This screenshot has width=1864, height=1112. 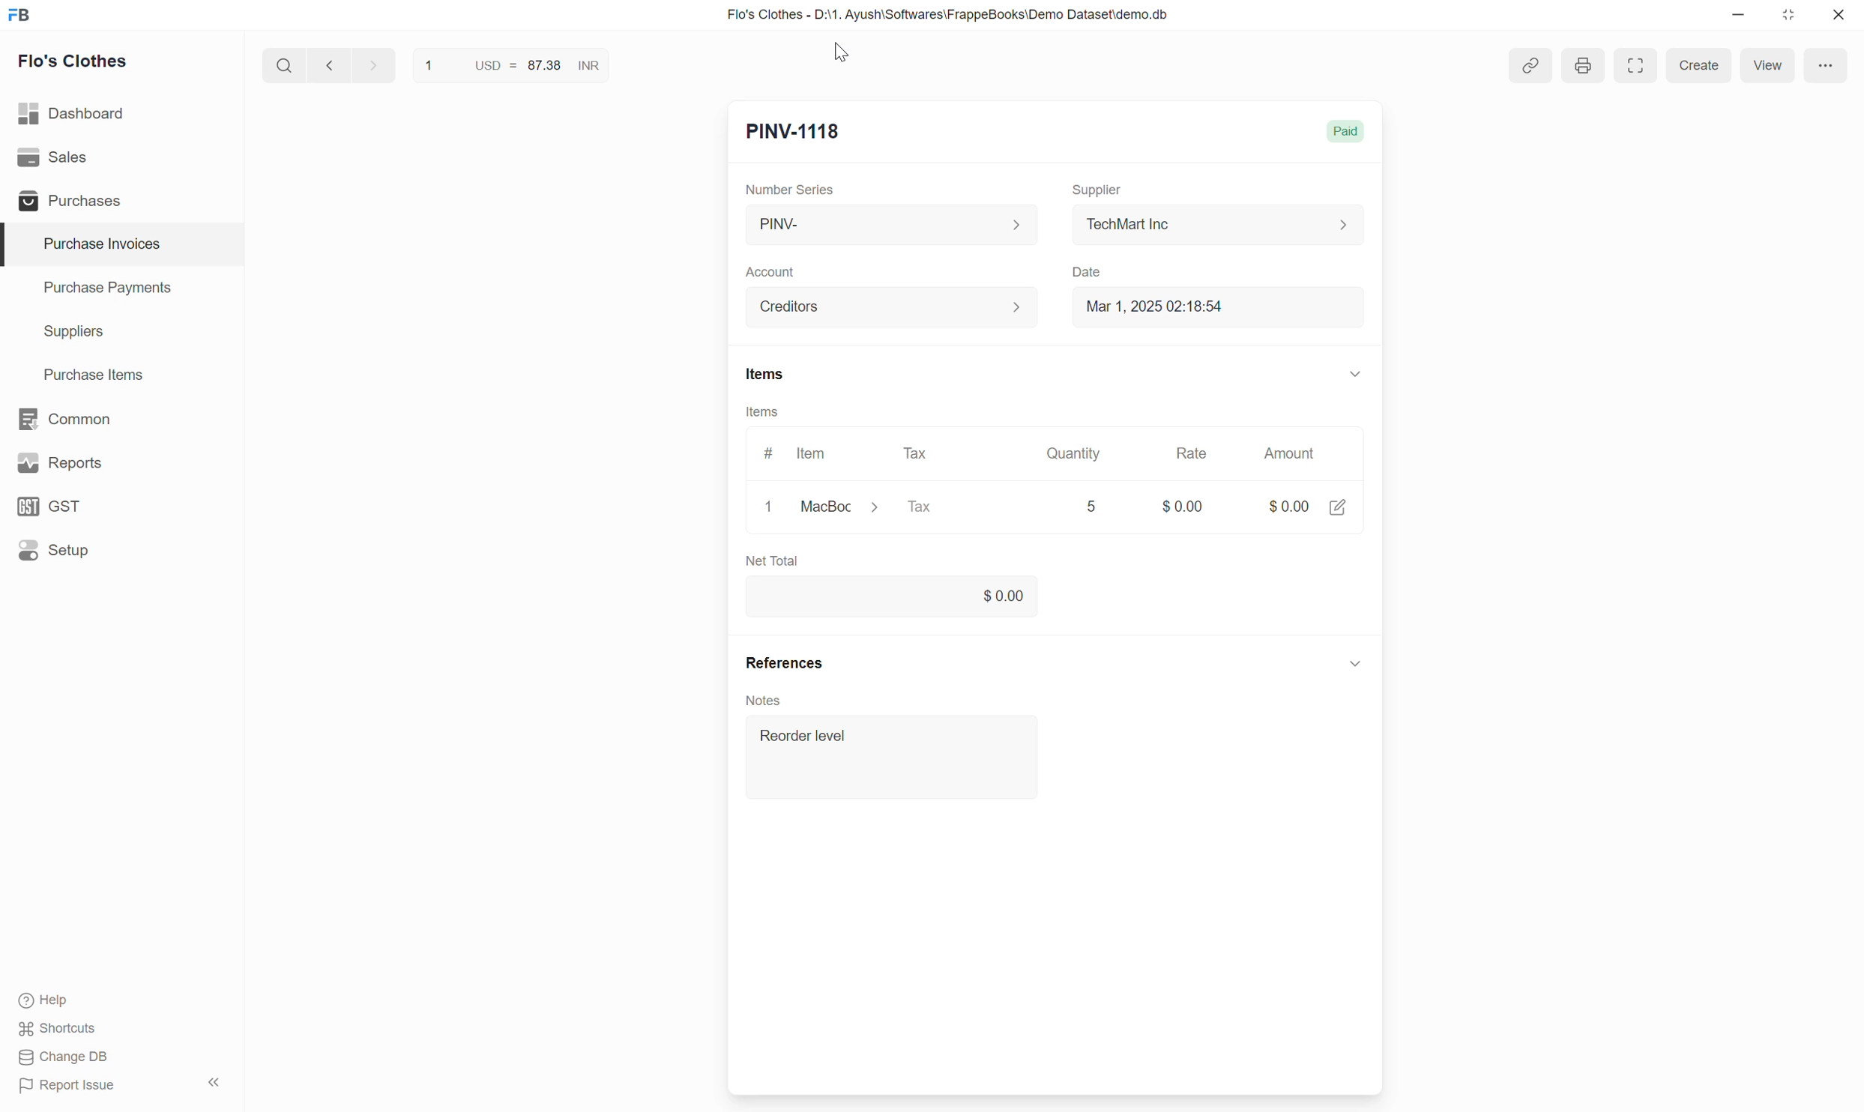 What do you see at coordinates (122, 332) in the screenshot?
I see `Suppliers` at bounding box center [122, 332].